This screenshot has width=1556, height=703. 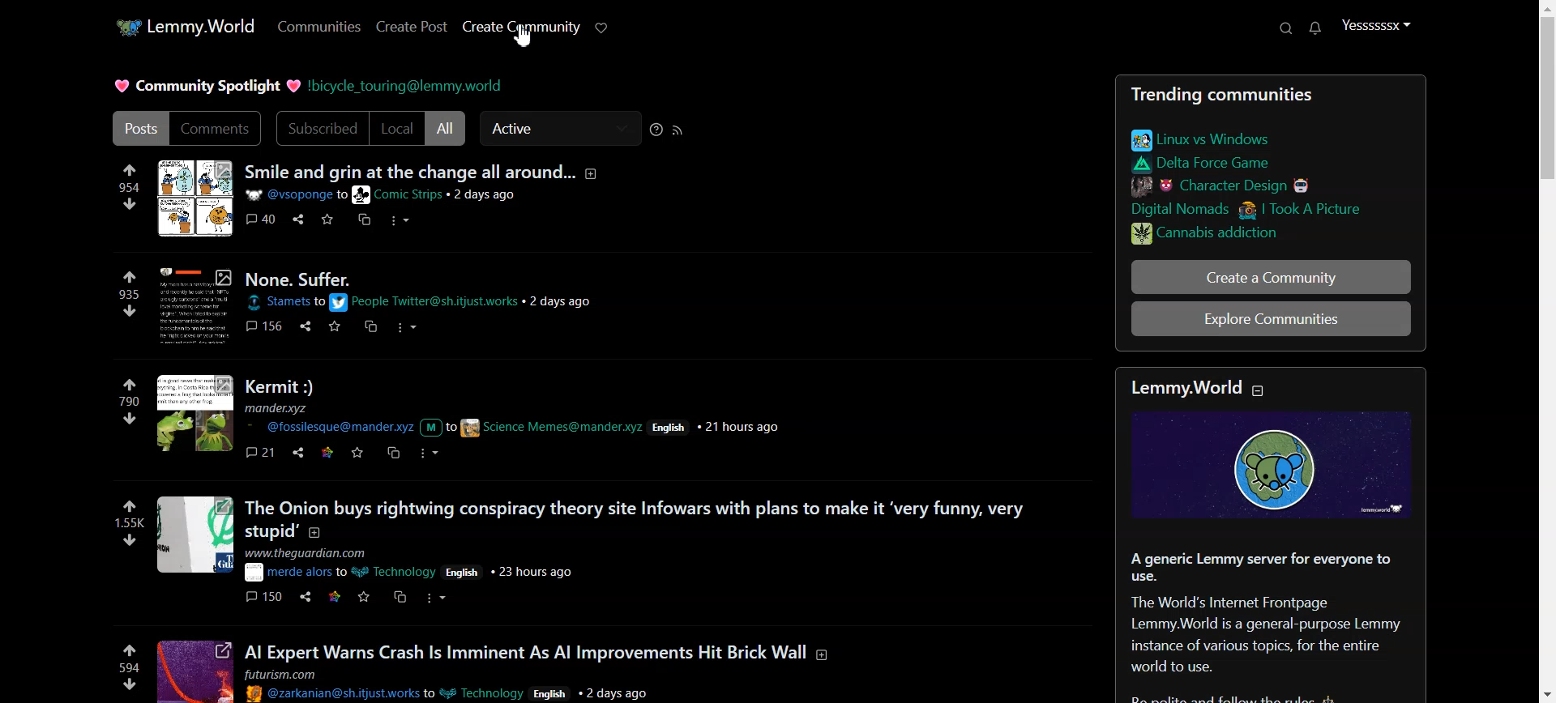 What do you see at coordinates (129, 684) in the screenshot?
I see `downvote` at bounding box center [129, 684].